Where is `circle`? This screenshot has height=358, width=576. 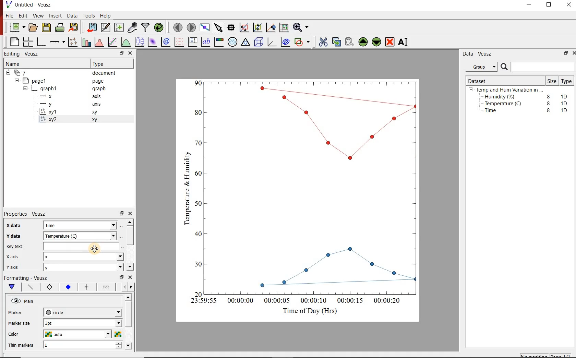 circle is located at coordinates (56, 312).